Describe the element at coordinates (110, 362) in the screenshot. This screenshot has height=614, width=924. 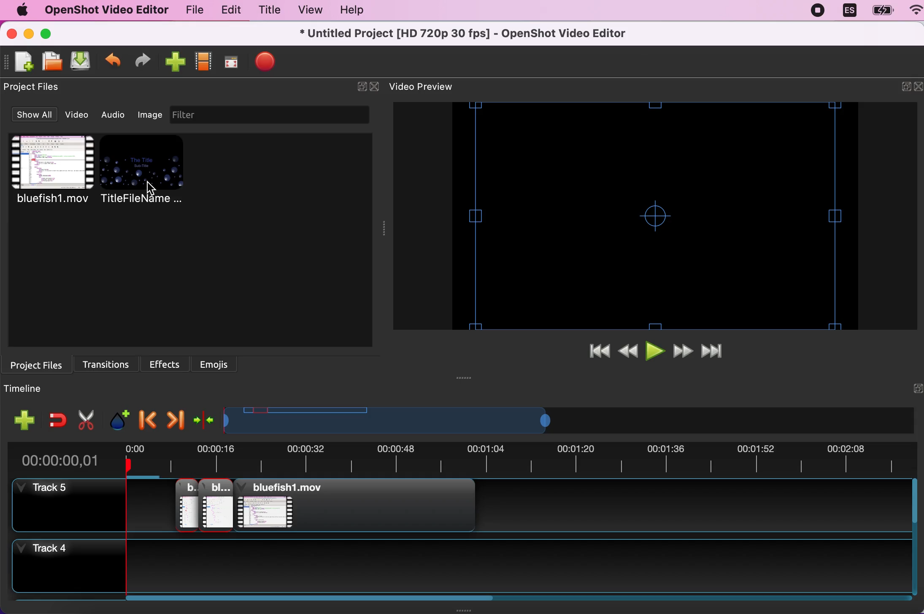
I see `transitions` at that location.